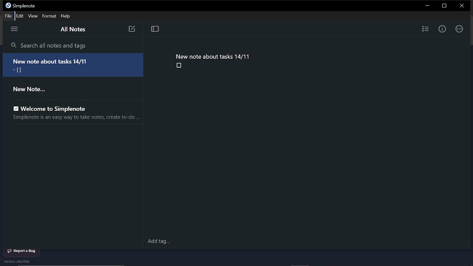 This screenshot has width=473, height=266. I want to click on New note about tasks 14/11
= [i], so click(75, 65).